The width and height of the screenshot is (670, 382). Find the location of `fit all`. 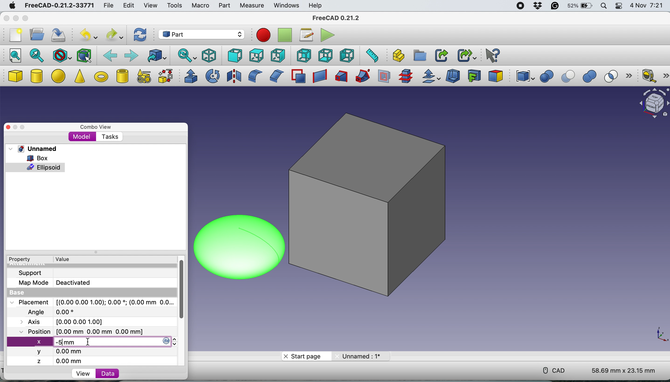

fit all is located at coordinates (13, 55).